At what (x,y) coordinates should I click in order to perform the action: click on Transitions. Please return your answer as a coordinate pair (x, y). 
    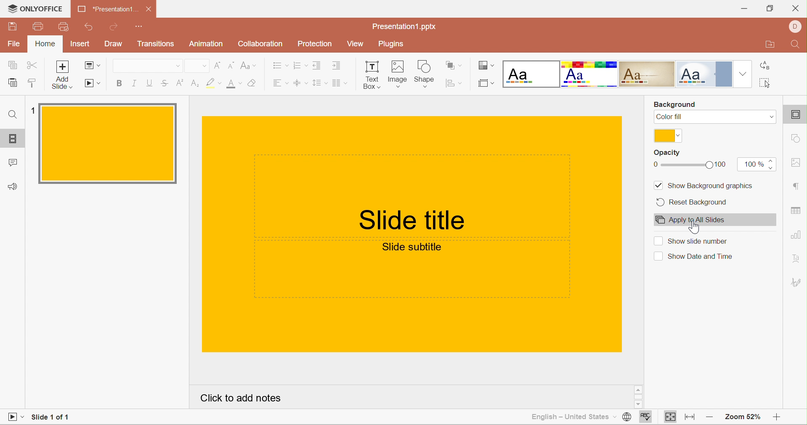
    Looking at the image, I should click on (155, 45).